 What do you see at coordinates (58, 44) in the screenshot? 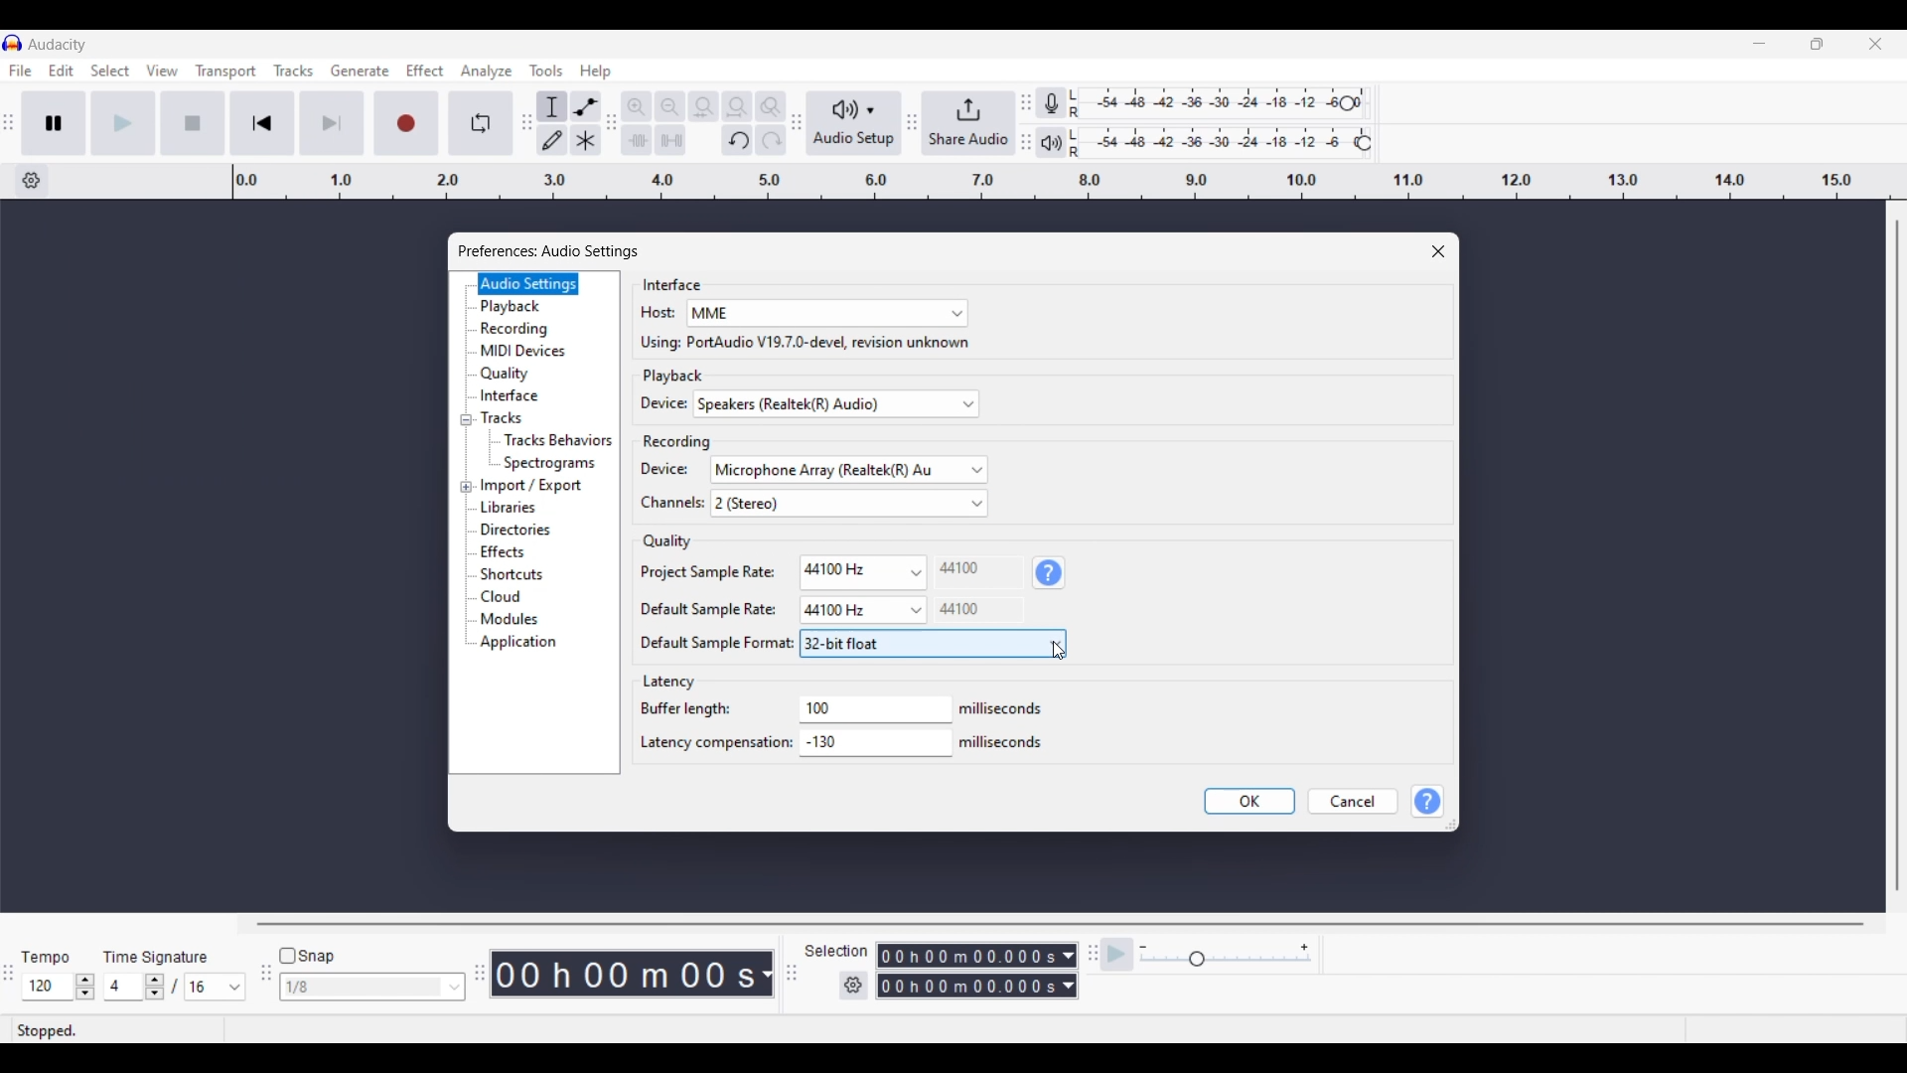
I see `Software name` at bounding box center [58, 44].